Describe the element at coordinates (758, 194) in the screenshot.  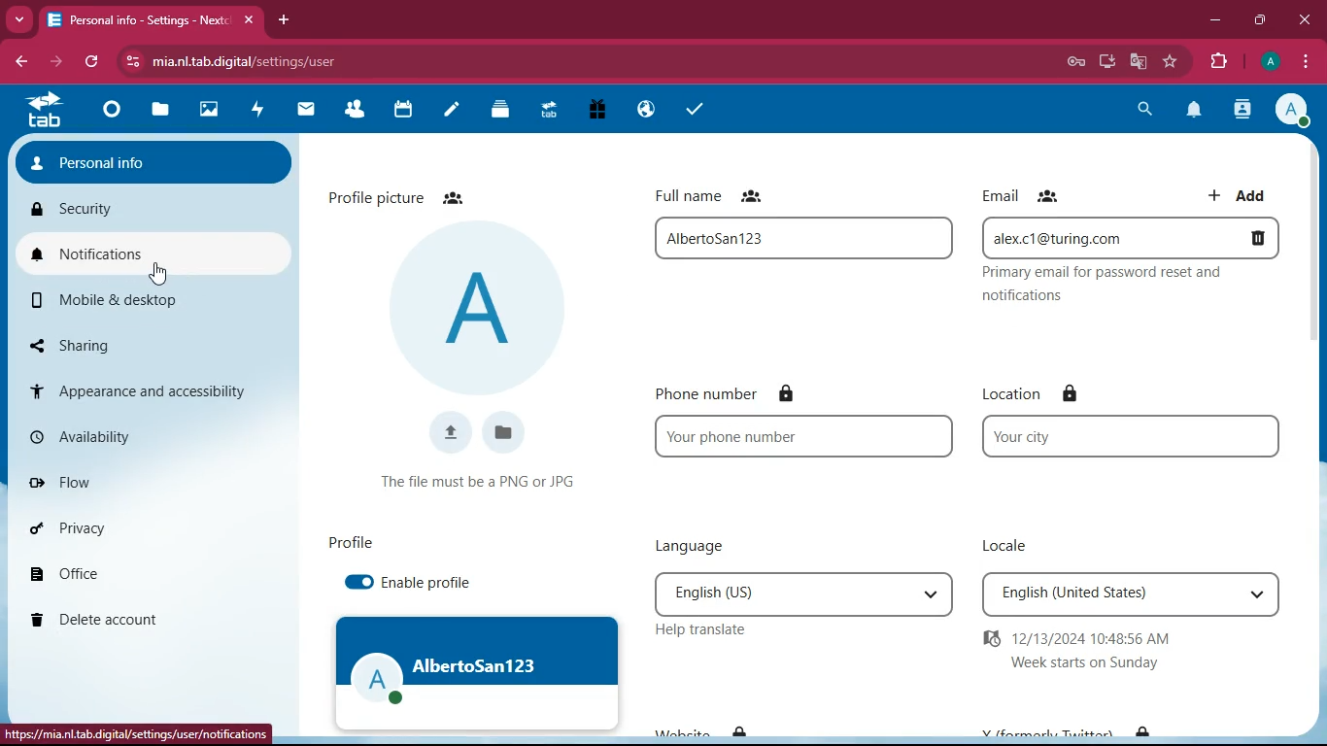
I see `Friends` at that location.